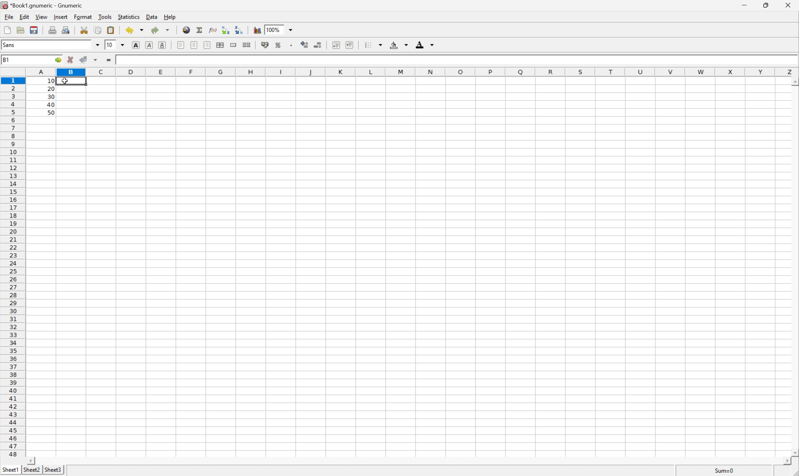 This screenshot has height=476, width=799. I want to click on Align Left, so click(180, 45).